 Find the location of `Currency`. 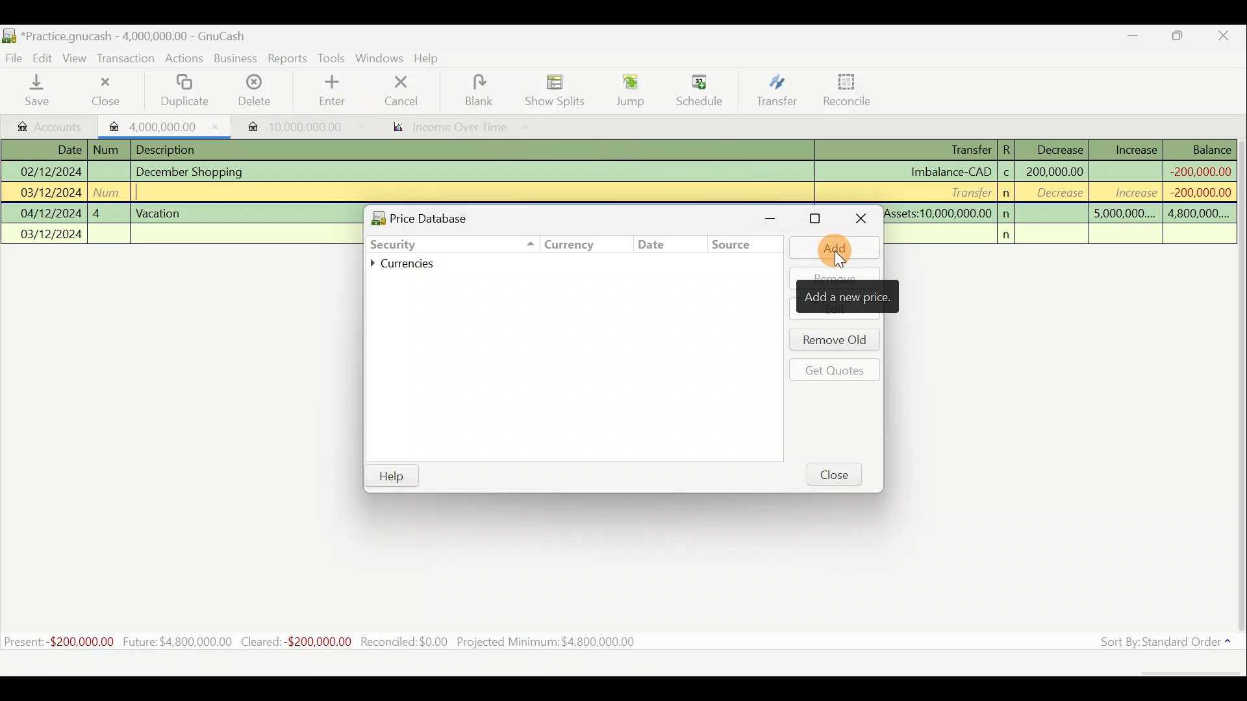

Currency is located at coordinates (589, 243).